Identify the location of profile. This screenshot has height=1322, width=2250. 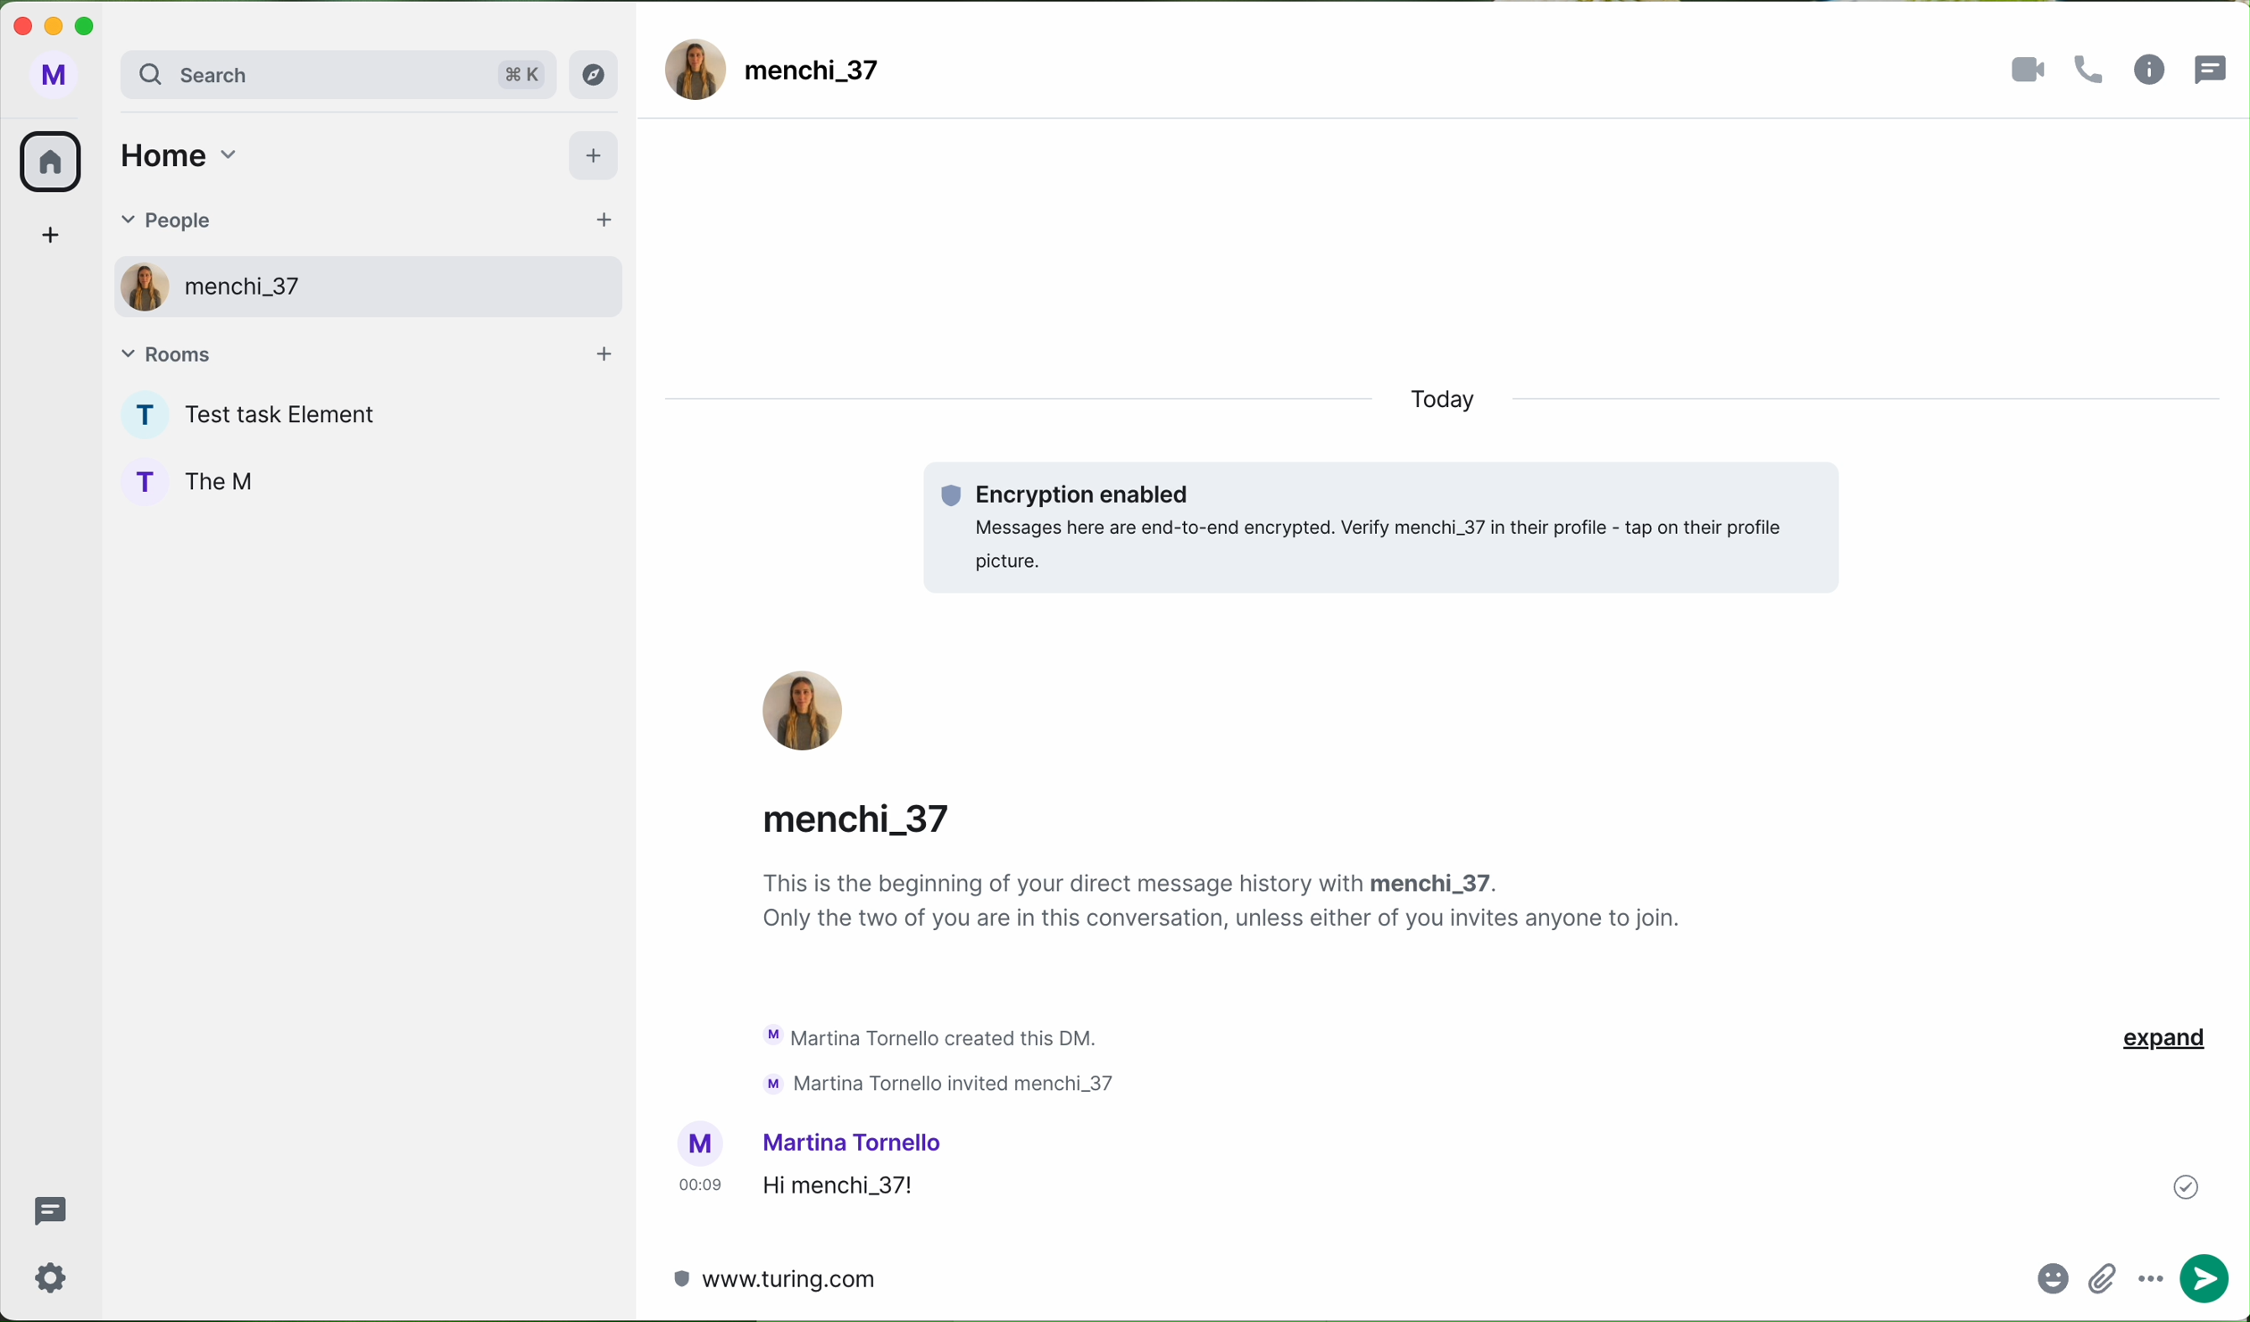
(133, 286).